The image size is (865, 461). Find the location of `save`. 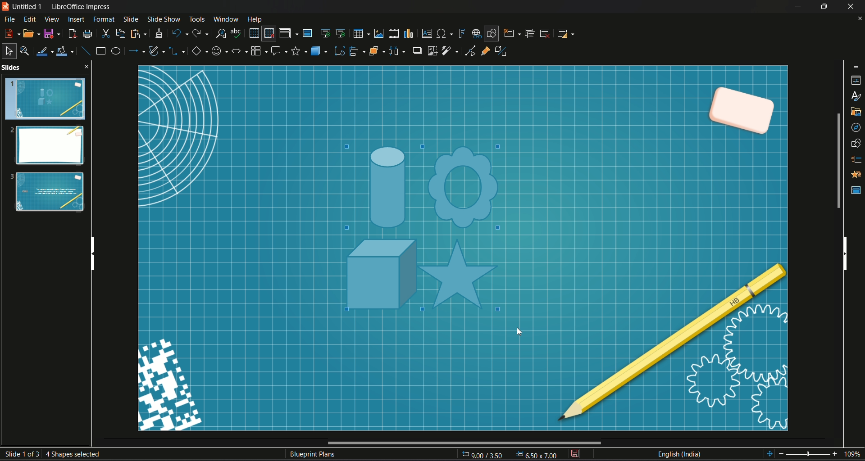

save is located at coordinates (574, 454).